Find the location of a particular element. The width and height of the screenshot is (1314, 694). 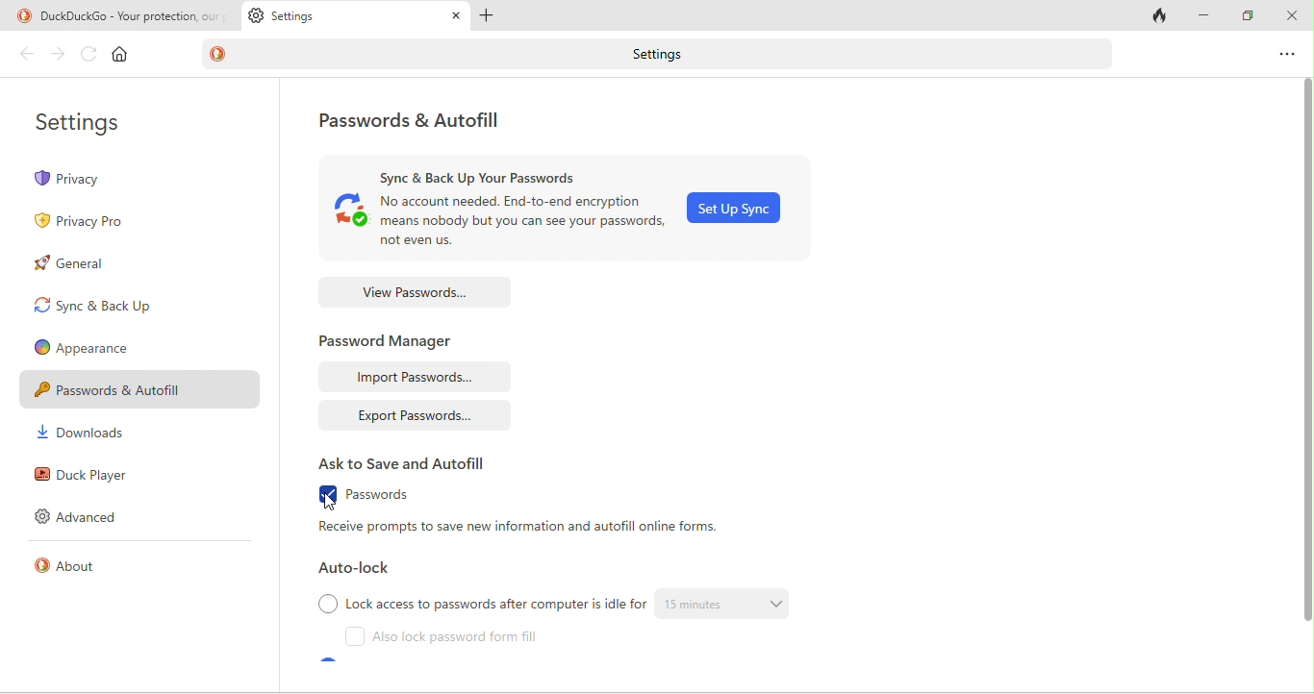

15 min is located at coordinates (730, 604).